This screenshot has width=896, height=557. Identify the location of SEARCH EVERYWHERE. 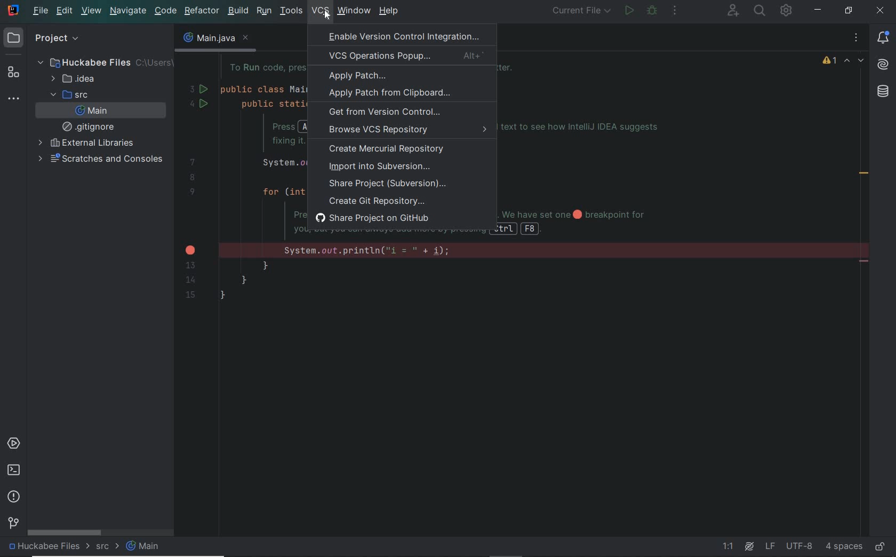
(760, 12).